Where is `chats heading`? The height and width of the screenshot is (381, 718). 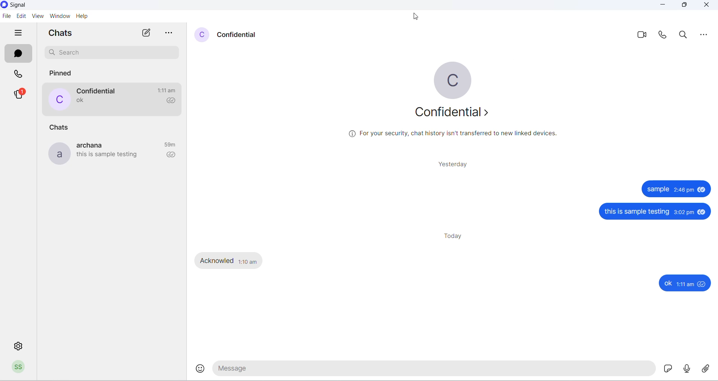 chats heading is located at coordinates (63, 34).